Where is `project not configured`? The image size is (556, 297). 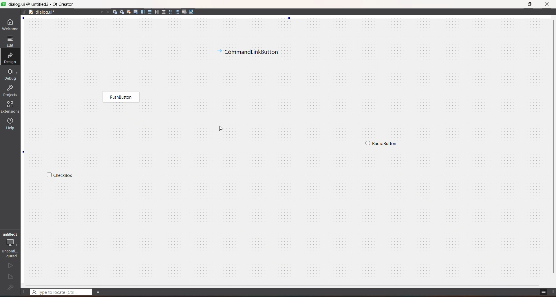
project not configured is located at coordinates (10, 288).